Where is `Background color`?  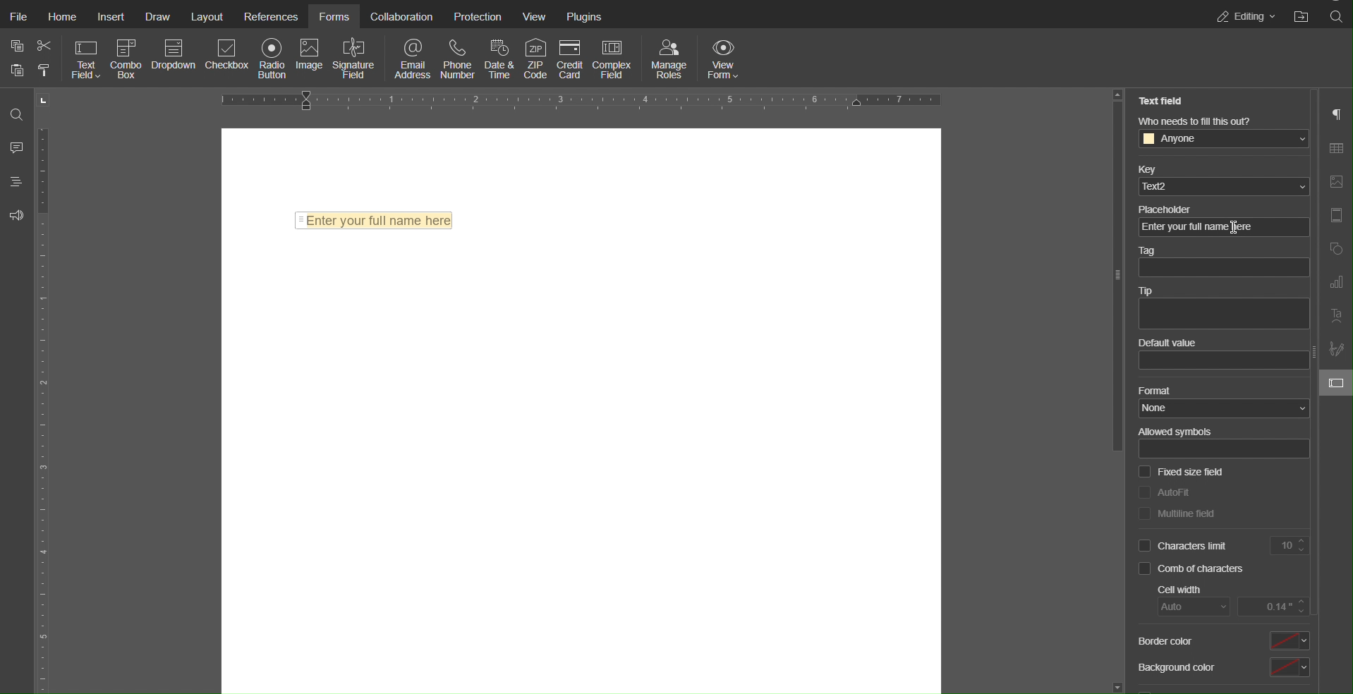
Background color is located at coordinates (1224, 666).